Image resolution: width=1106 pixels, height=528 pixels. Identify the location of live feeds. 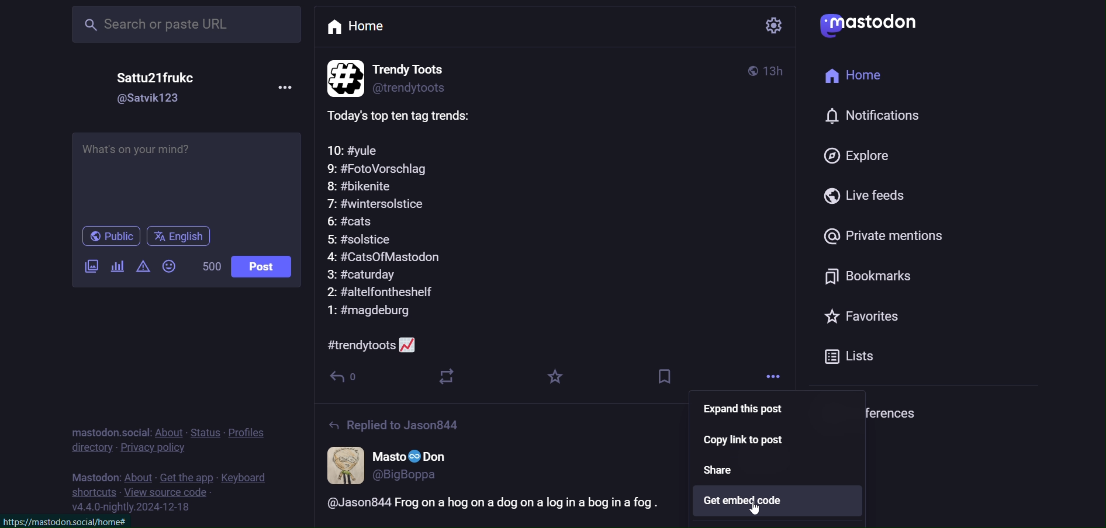
(865, 197).